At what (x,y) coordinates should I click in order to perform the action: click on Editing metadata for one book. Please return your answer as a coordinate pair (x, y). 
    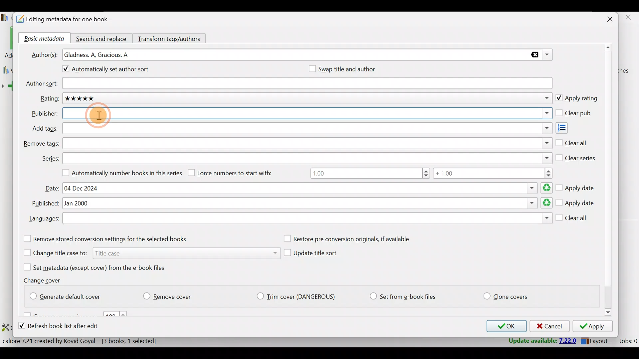
    Looking at the image, I should click on (71, 20).